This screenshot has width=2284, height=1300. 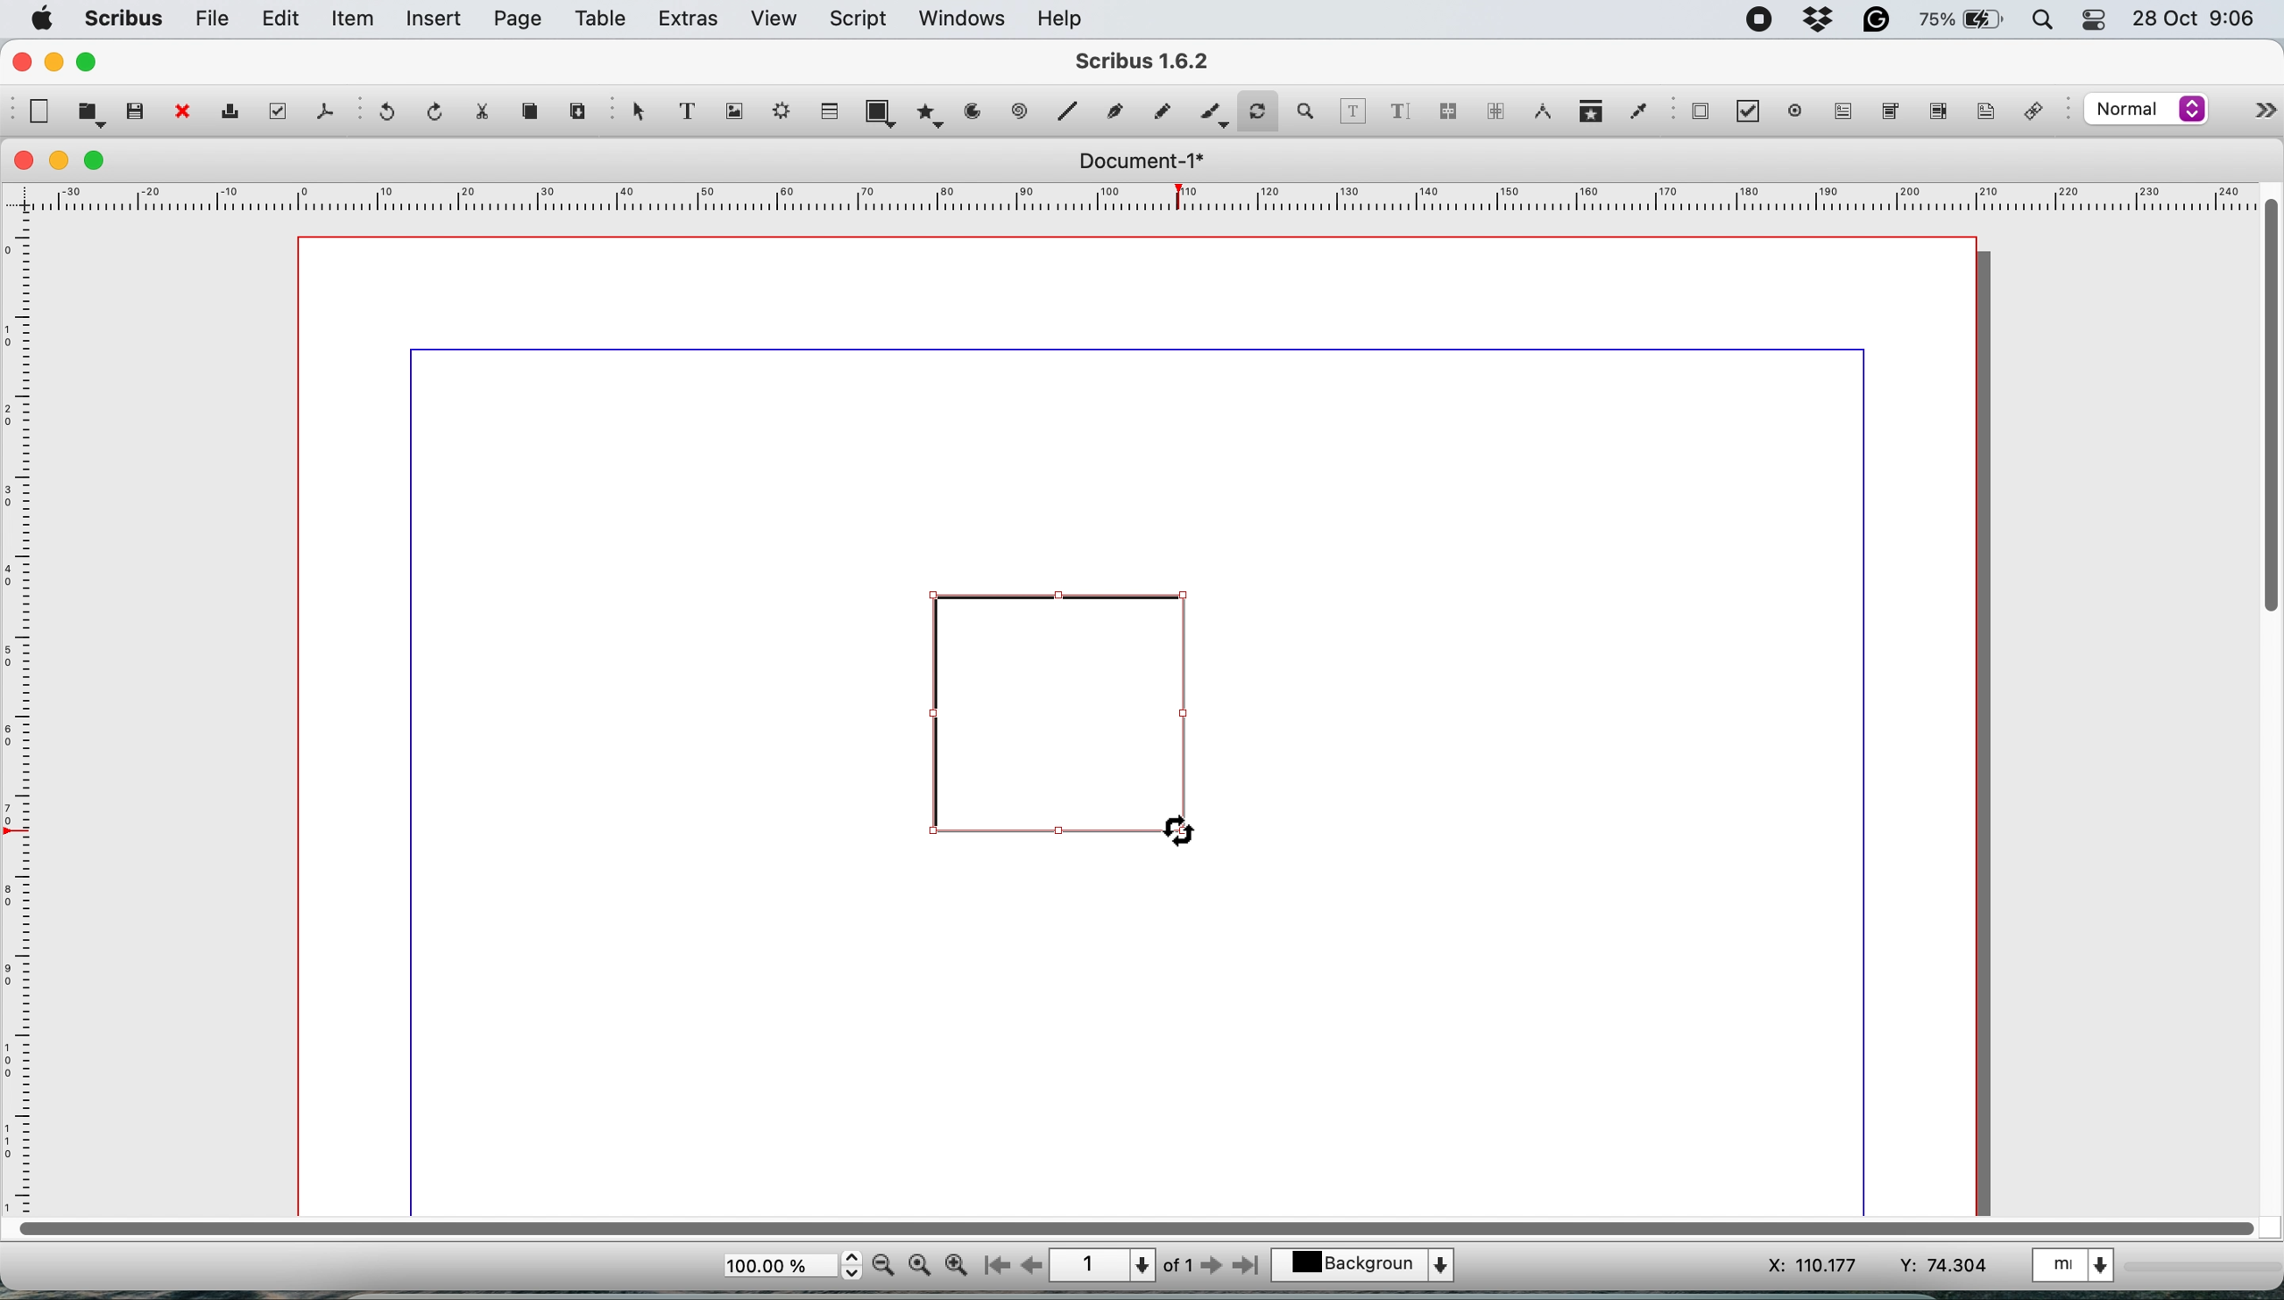 I want to click on object to rotate, so click(x=1061, y=727).